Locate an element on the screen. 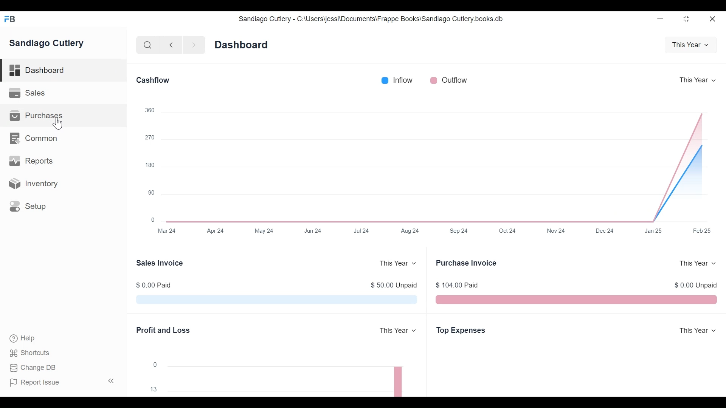 This screenshot has width=726, height=408. 0 is located at coordinates (157, 365).